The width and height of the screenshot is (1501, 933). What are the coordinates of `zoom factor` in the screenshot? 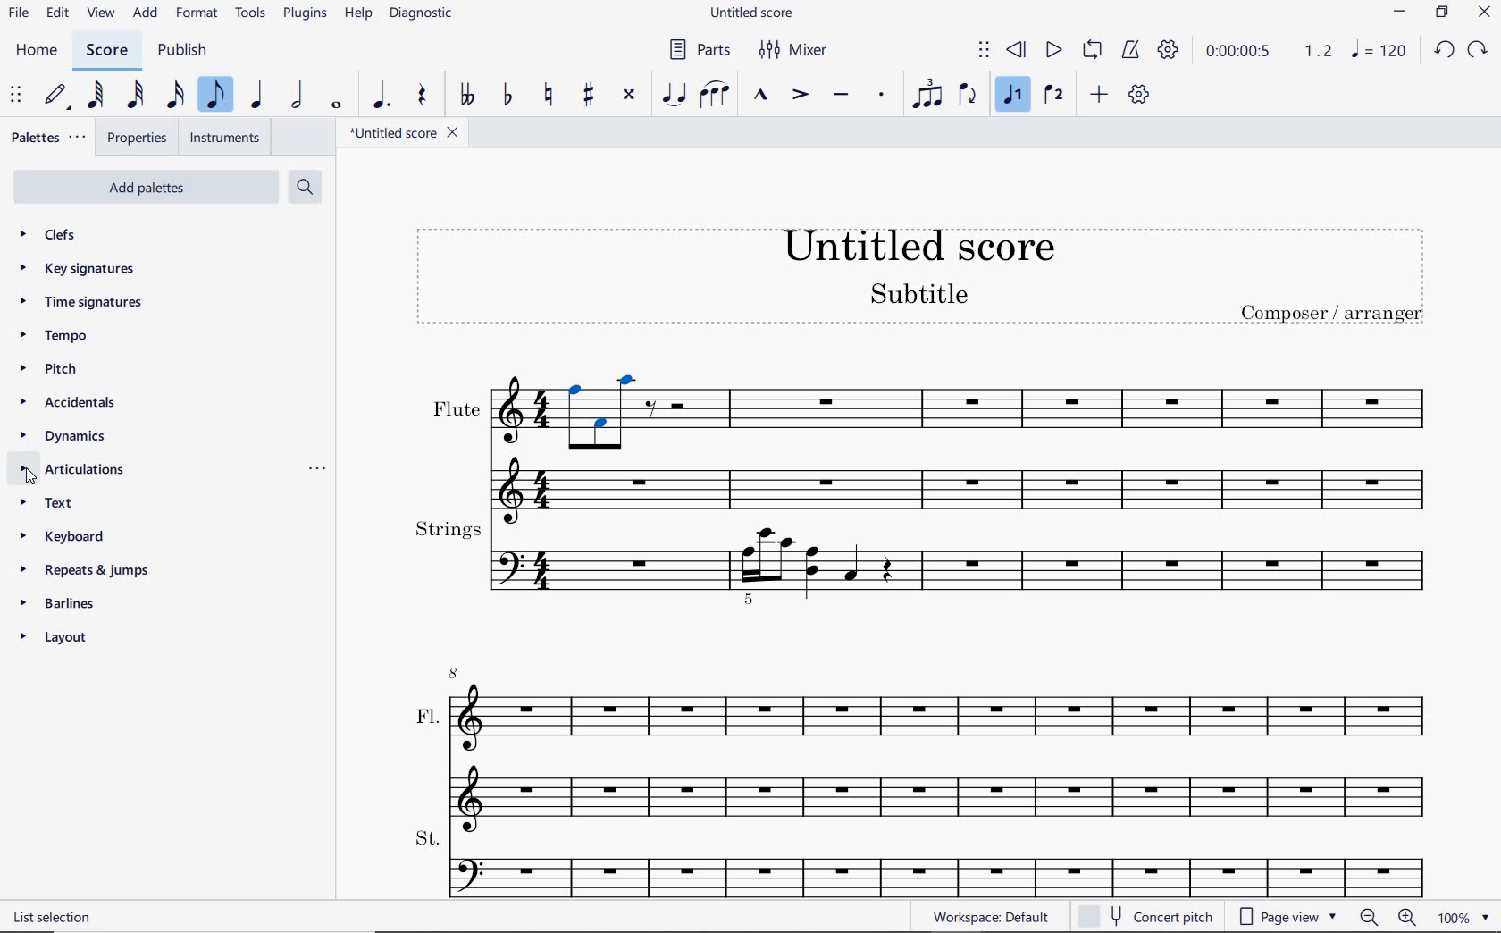 It's located at (1465, 917).